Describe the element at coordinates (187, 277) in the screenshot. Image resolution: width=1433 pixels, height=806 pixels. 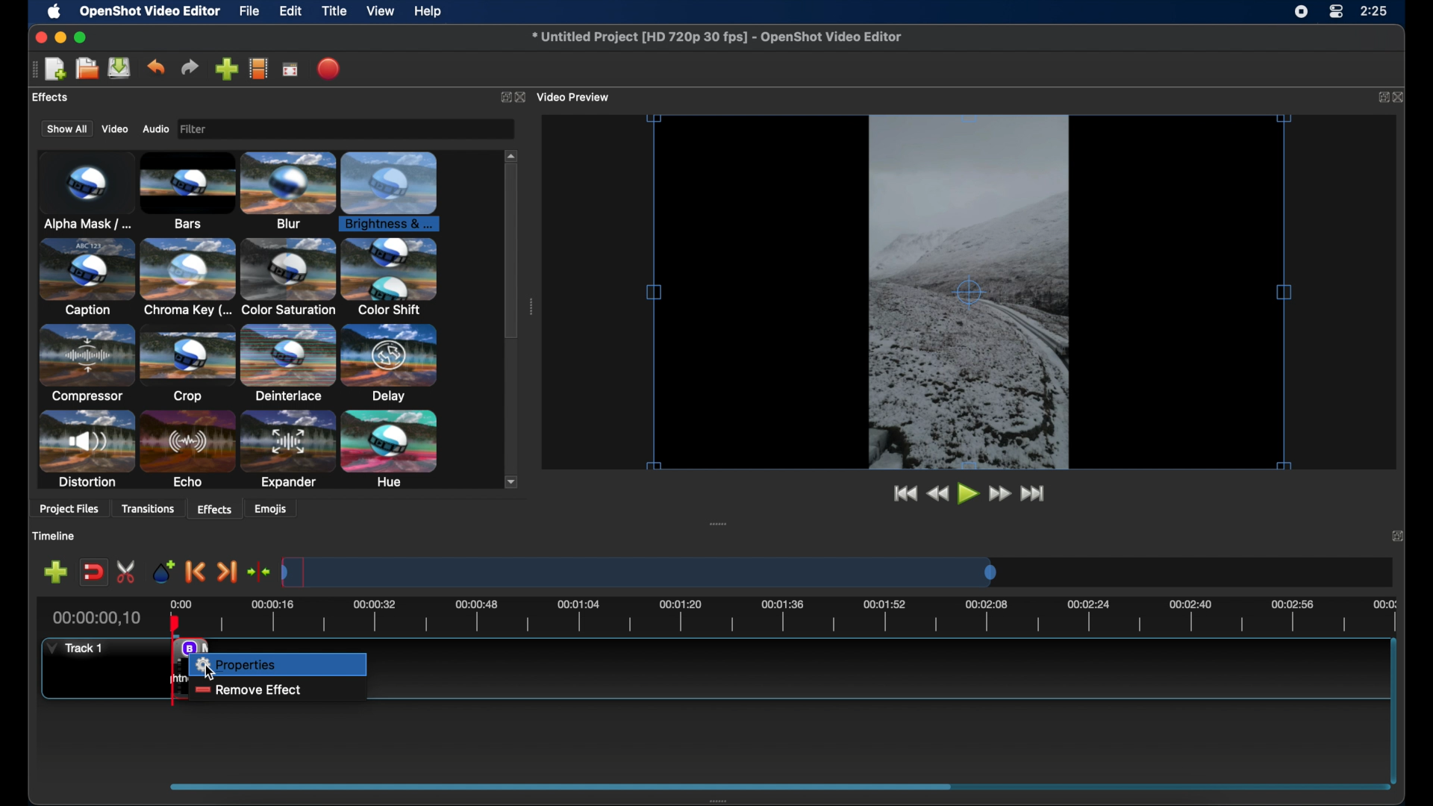
I see `chroma key` at that location.